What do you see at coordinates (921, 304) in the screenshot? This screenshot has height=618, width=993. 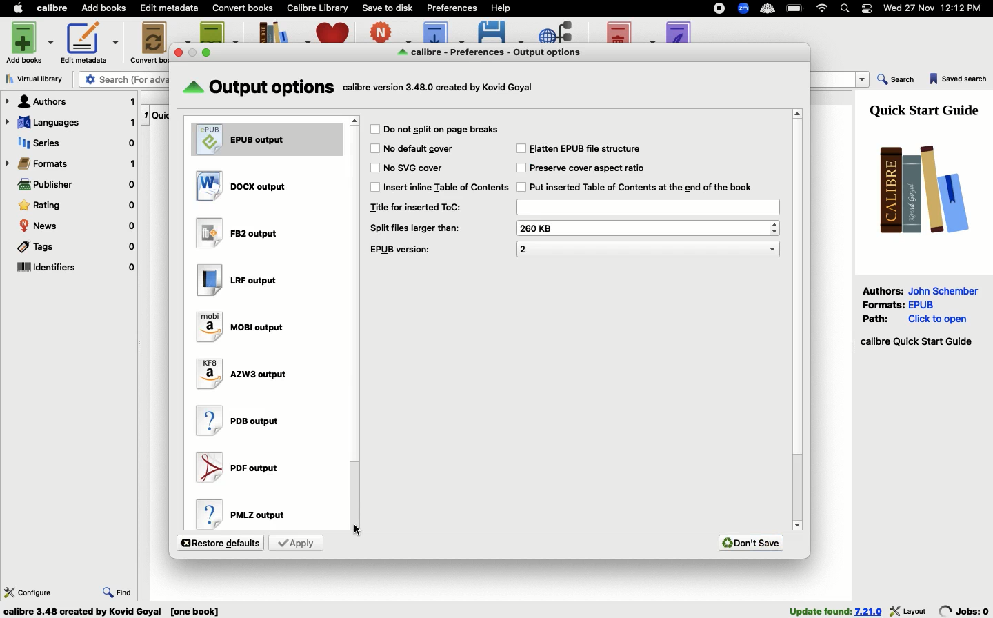 I see `epub` at bounding box center [921, 304].